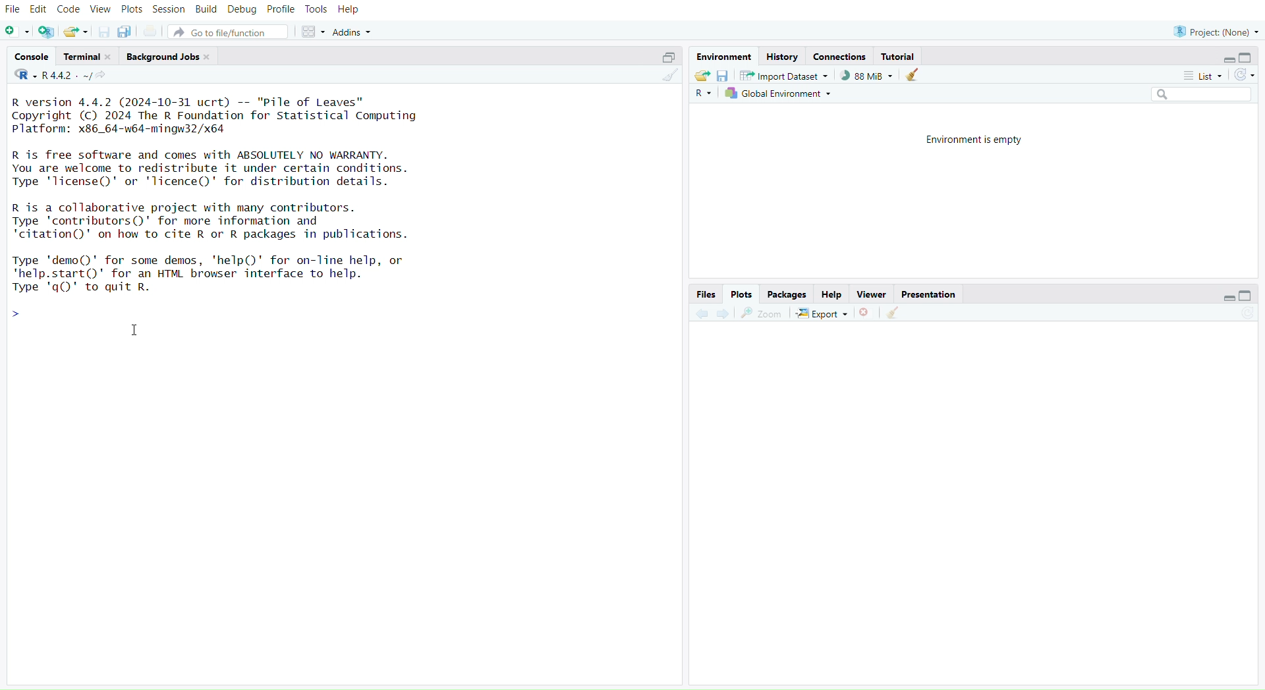  What do you see at coordinates (355, 32) in the screenshot?
I see `addins` at bounding box center [355, 32].